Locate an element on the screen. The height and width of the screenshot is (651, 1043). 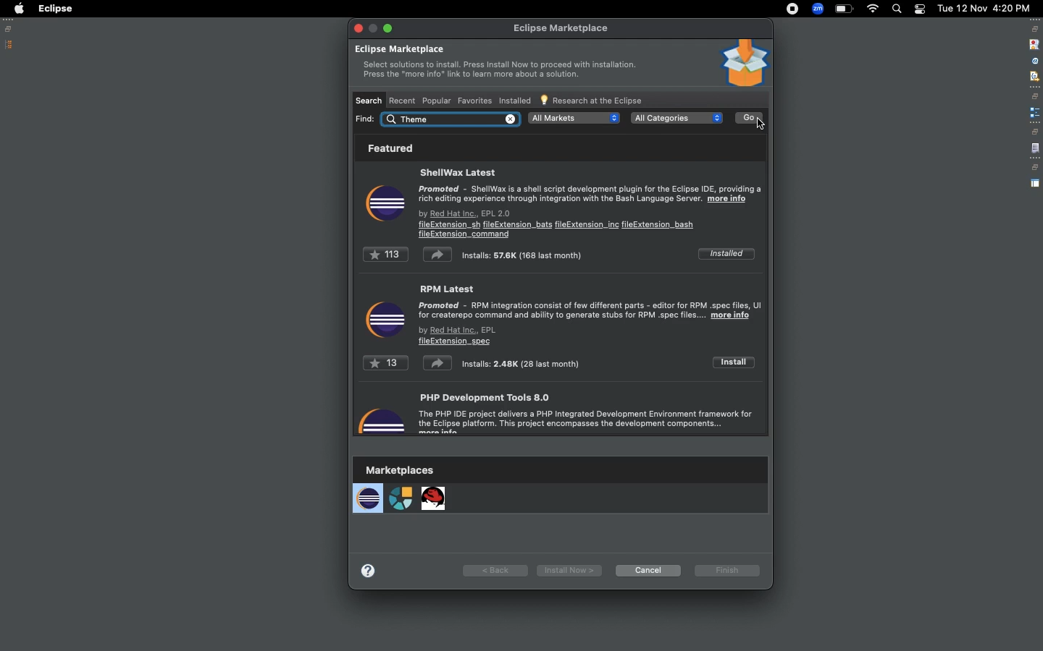
ShellWax latest is located at coordinates (590, 202).